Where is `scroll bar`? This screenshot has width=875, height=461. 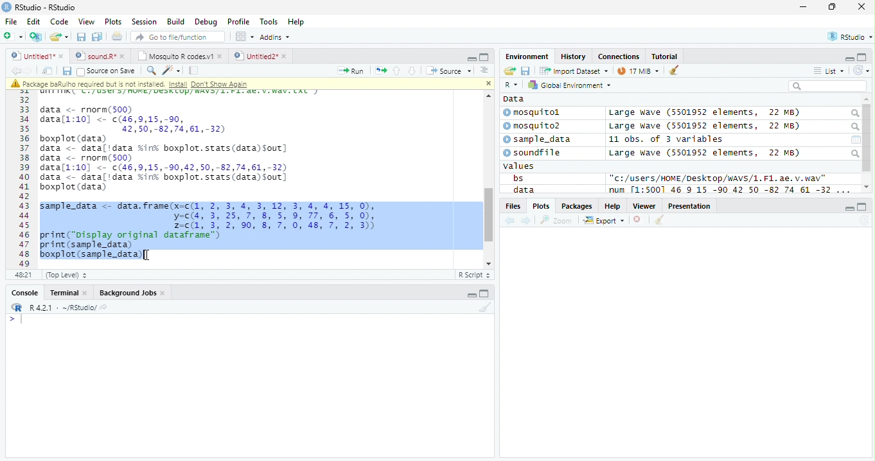 scroll bar is located at coordinates (867, 138).